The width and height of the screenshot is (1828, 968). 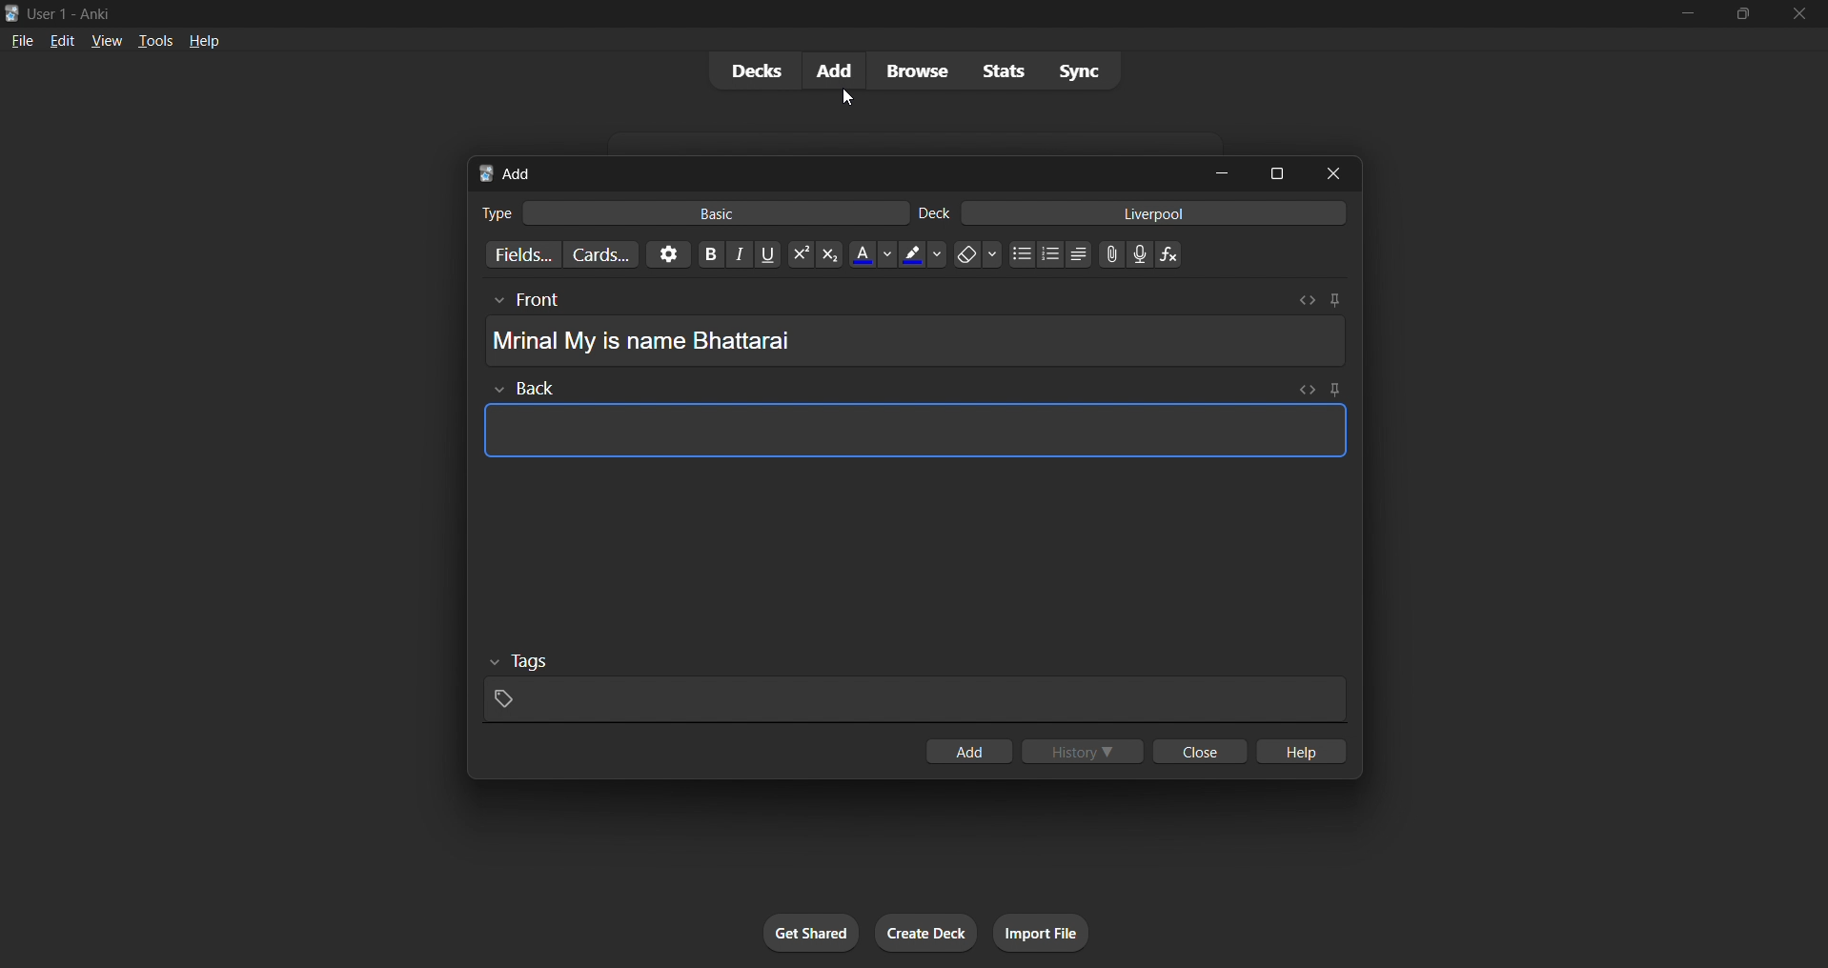 I want to click on customize card templates, so click(x=602, y=254).